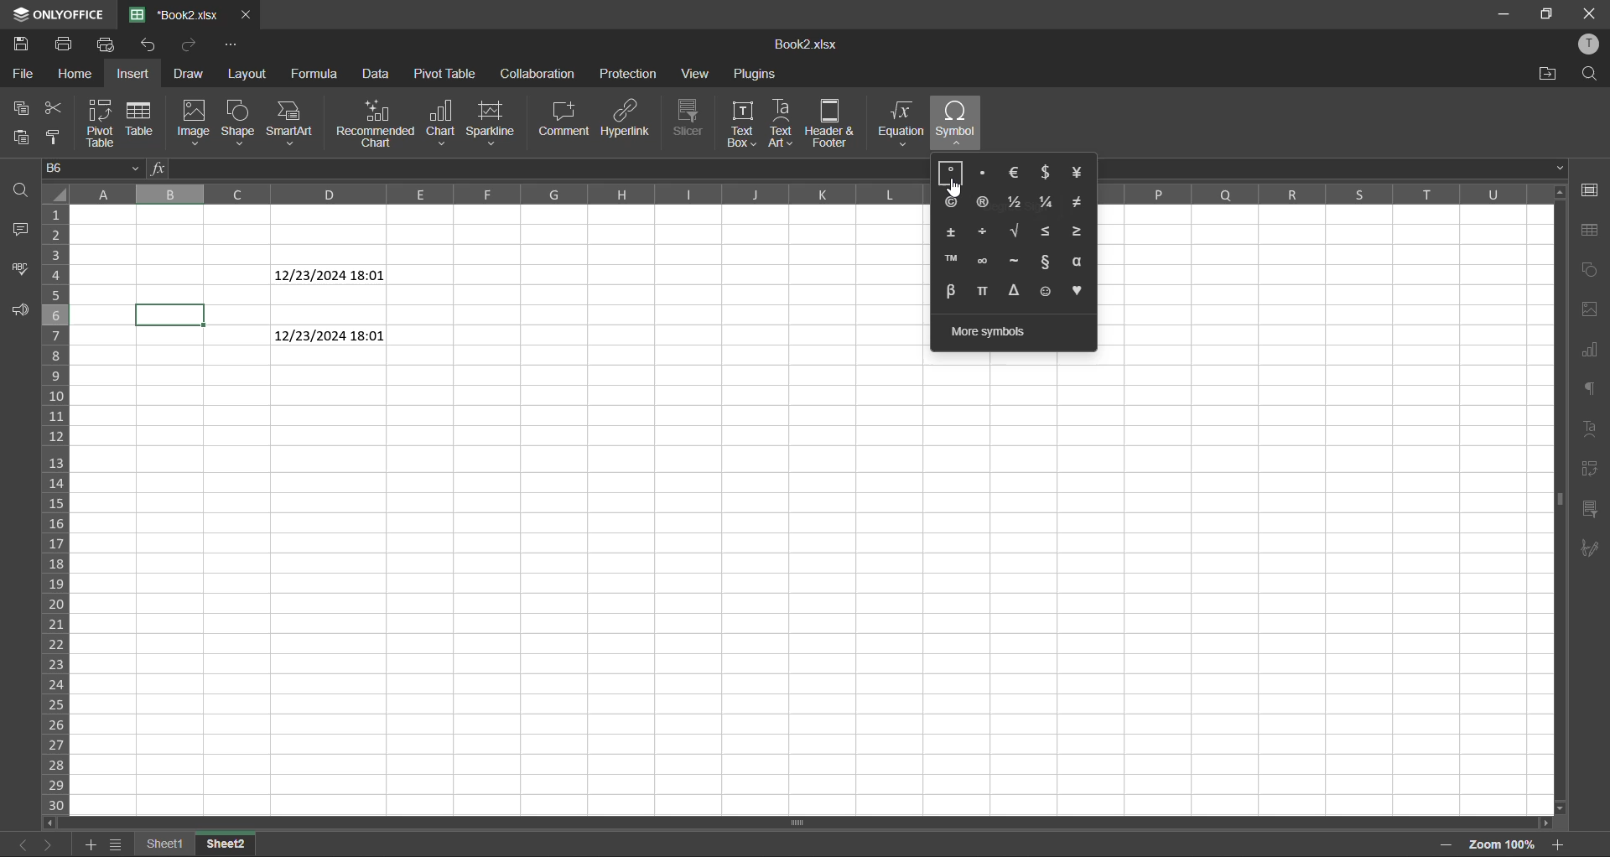  I want to click on sheet 1, so click(165, 845).